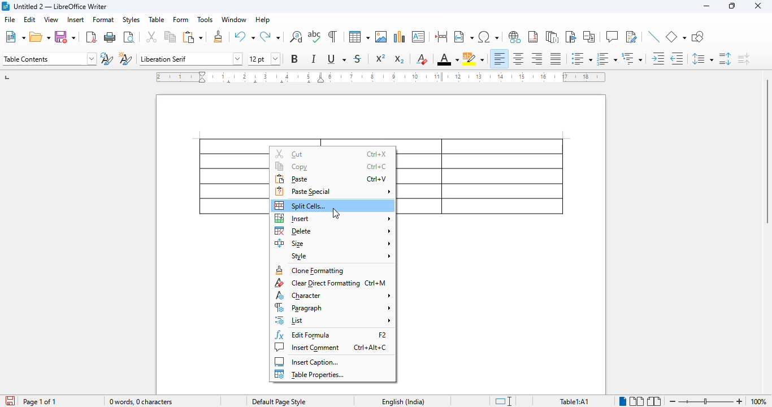 The width and height of the screenshot is (772, 407). Describe the element at coordinates (40, 401) in the screenshot. I see `page 1 of 1` at that location.